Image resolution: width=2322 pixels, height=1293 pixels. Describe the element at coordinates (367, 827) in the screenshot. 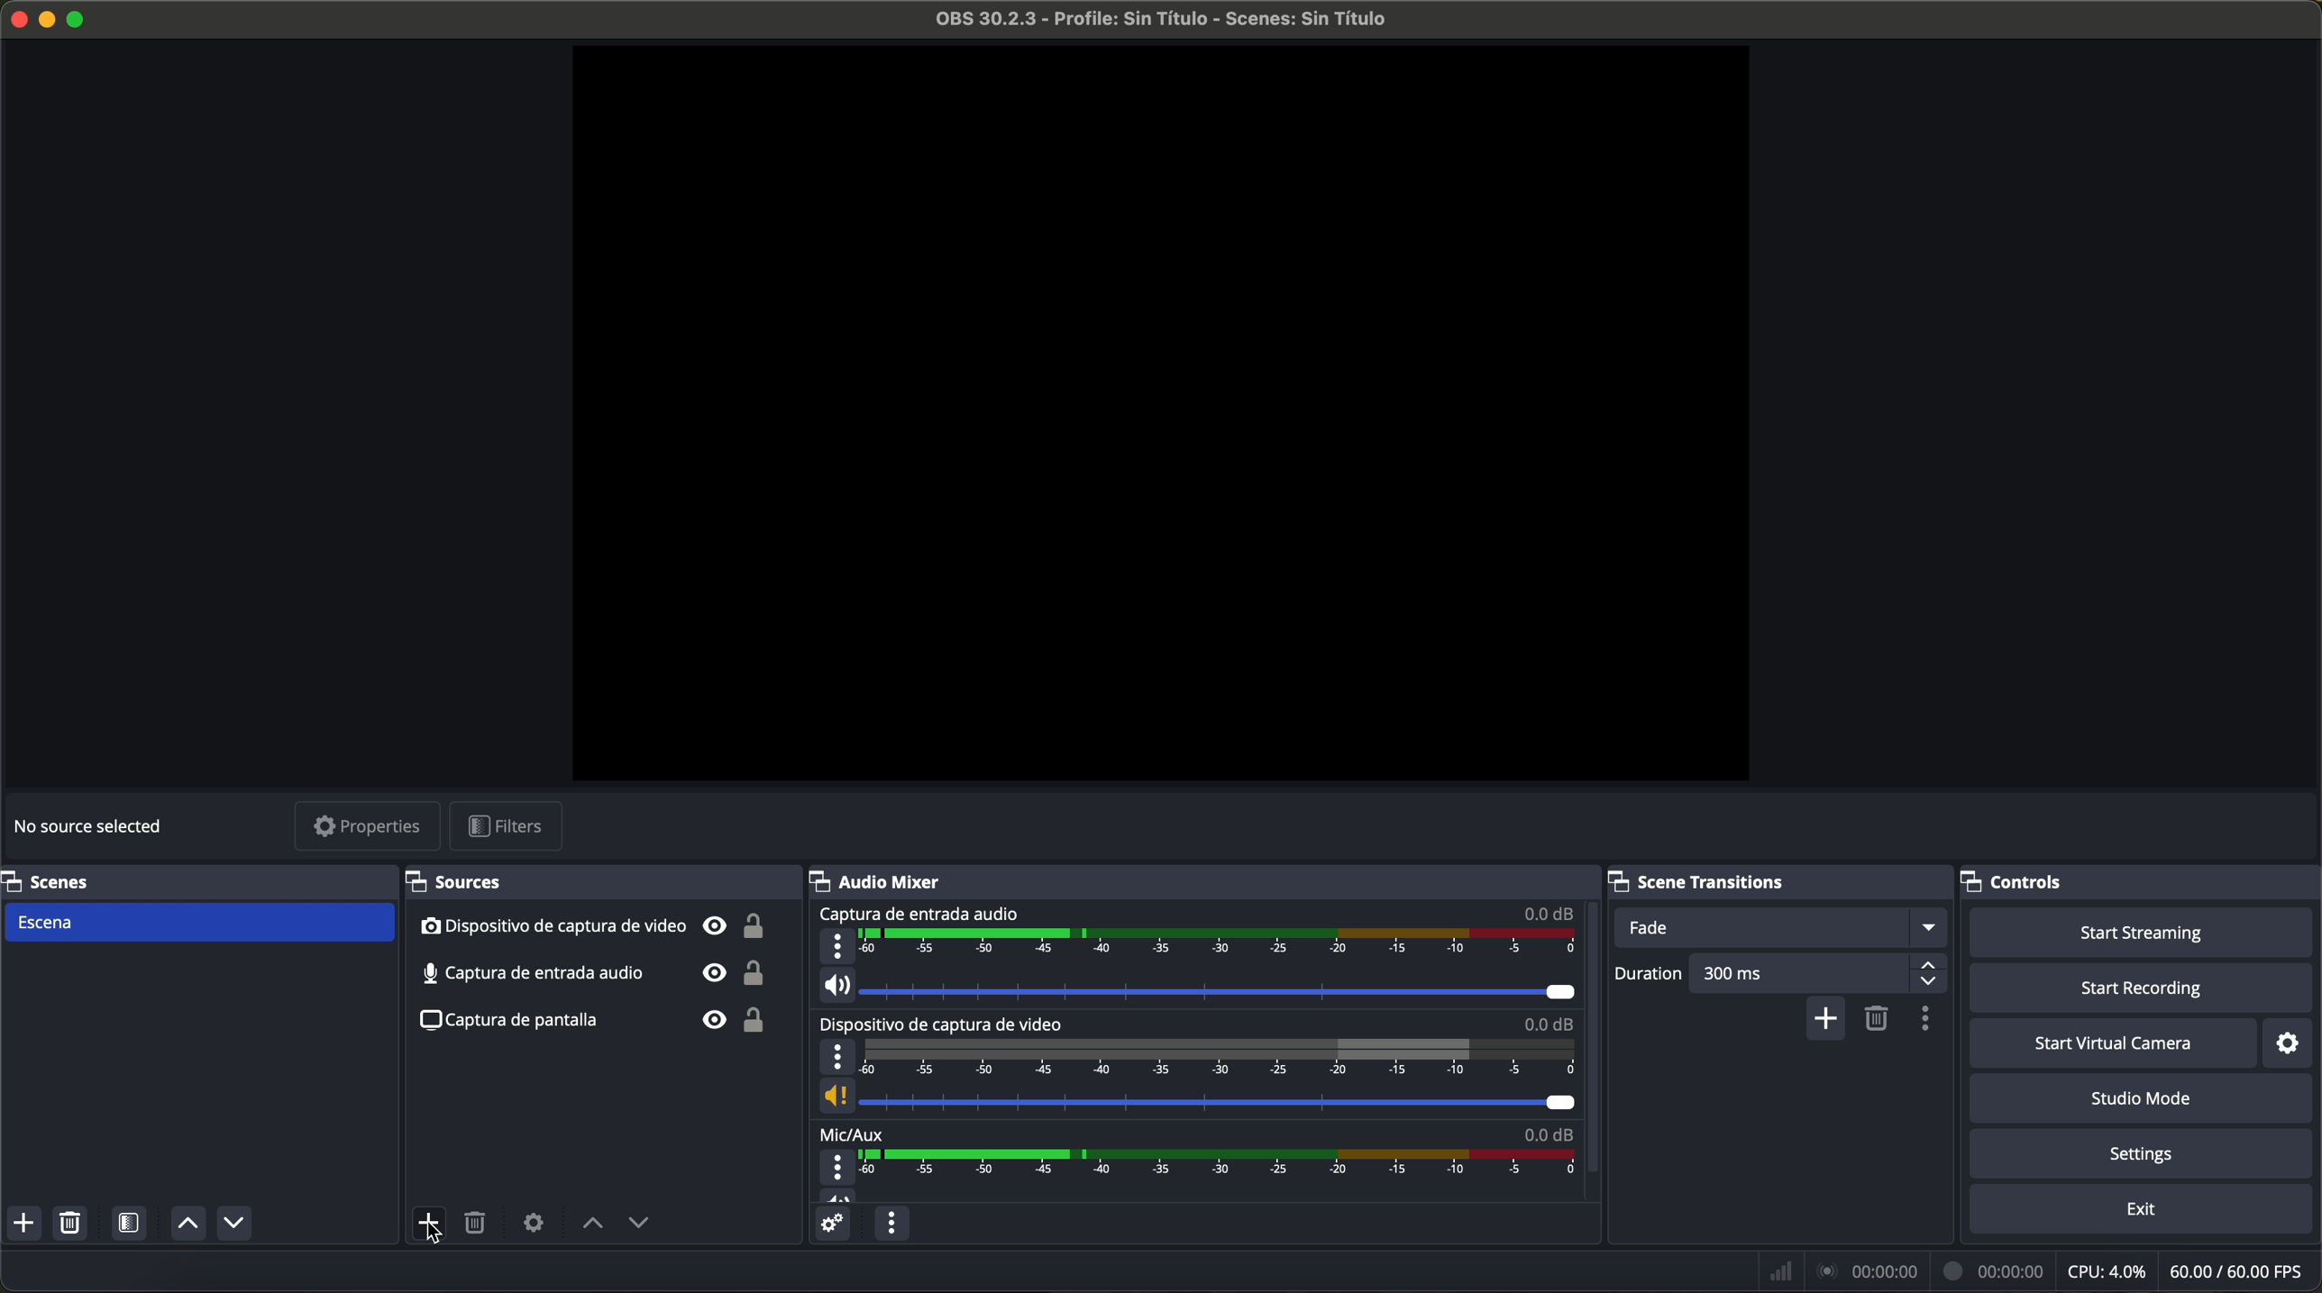

I see `properties` at that location.